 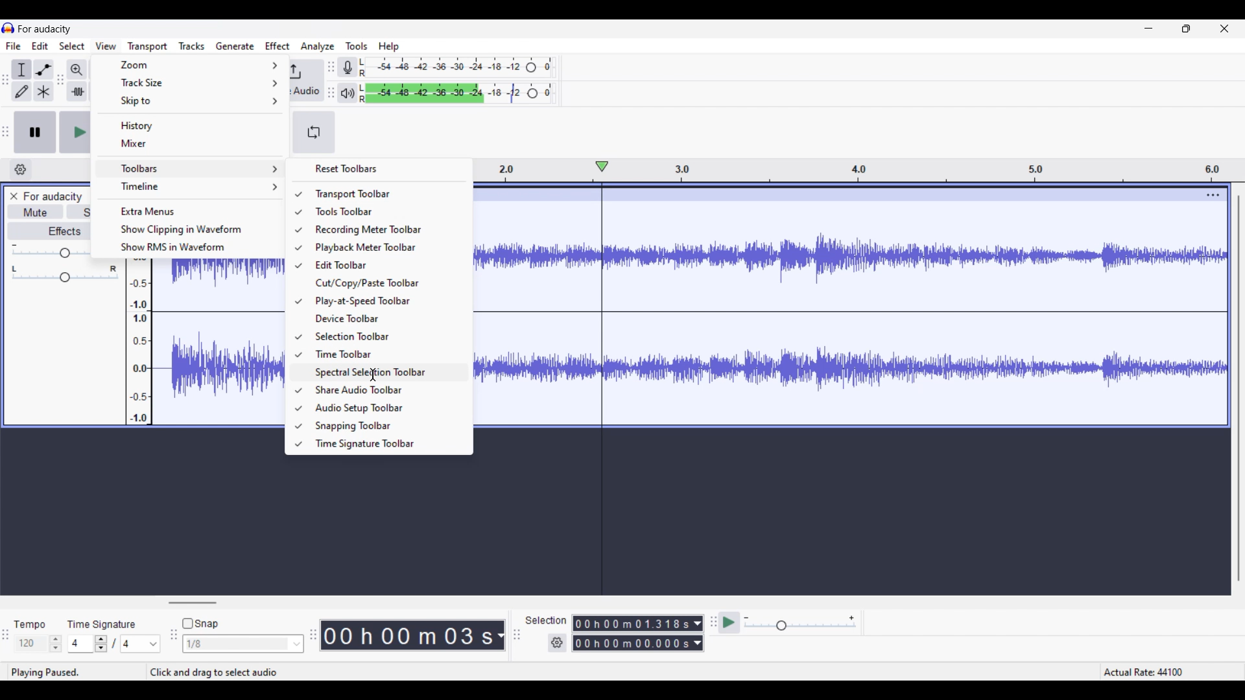 What do you see at coordinates (378, 169) in the screenshot?
I see `Reset toolbars` at bounding box center [378, 169].